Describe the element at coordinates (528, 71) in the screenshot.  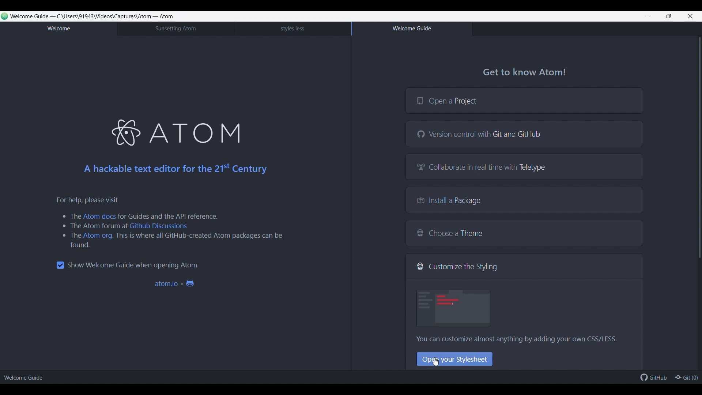
I see `Get to know Atom!` at that location.